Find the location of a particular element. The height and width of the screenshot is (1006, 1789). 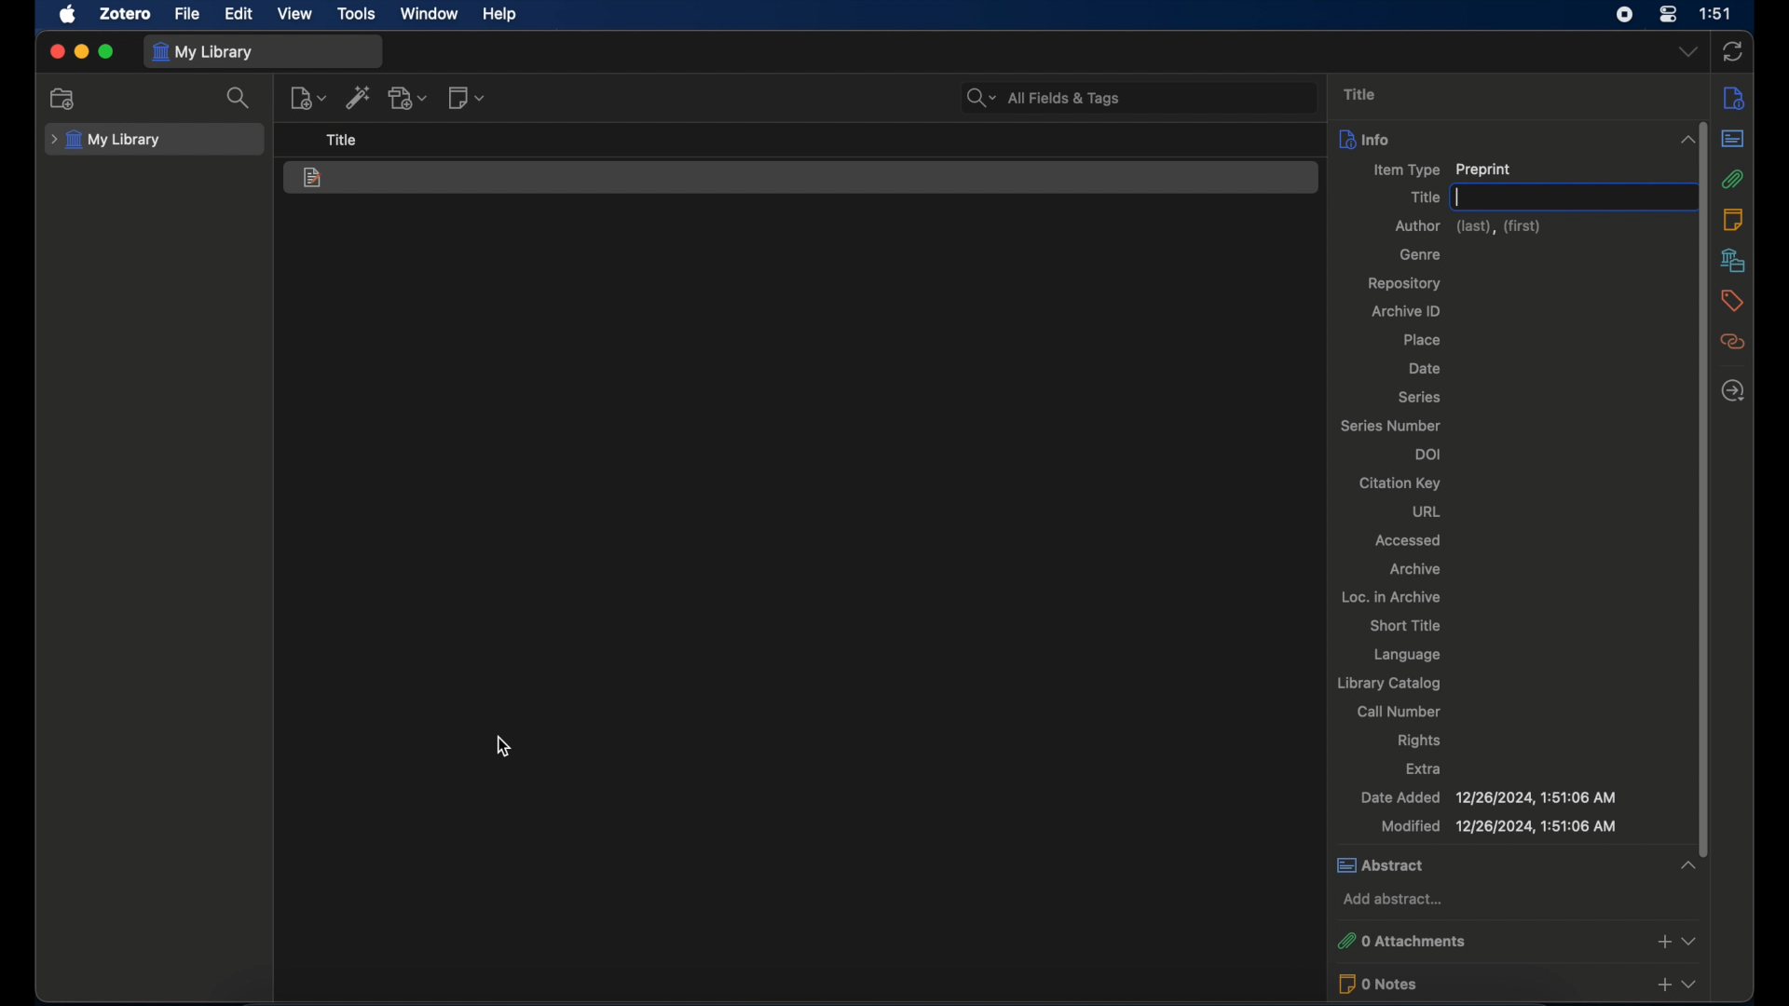

my library is located at coordinates (202, 52).